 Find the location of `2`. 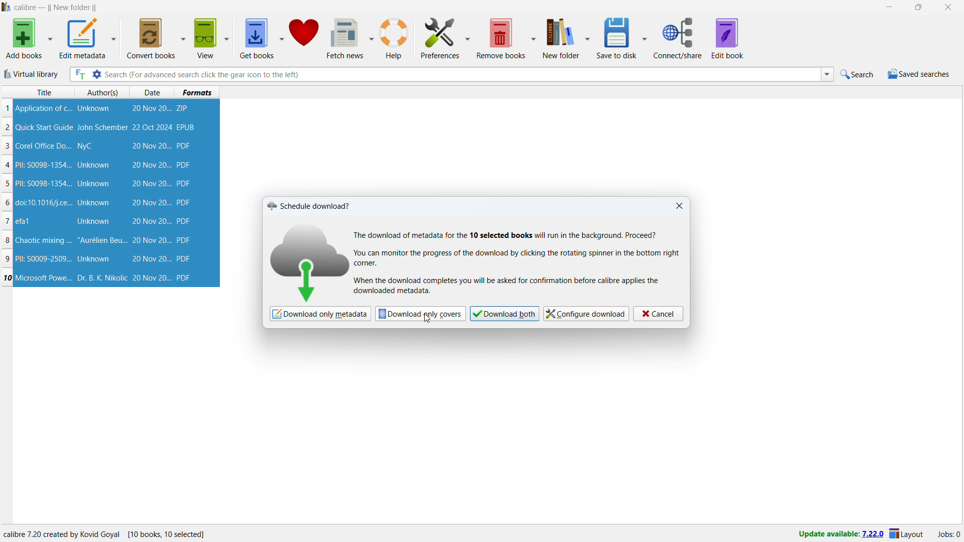

2 is located at coordinates (8, 127).